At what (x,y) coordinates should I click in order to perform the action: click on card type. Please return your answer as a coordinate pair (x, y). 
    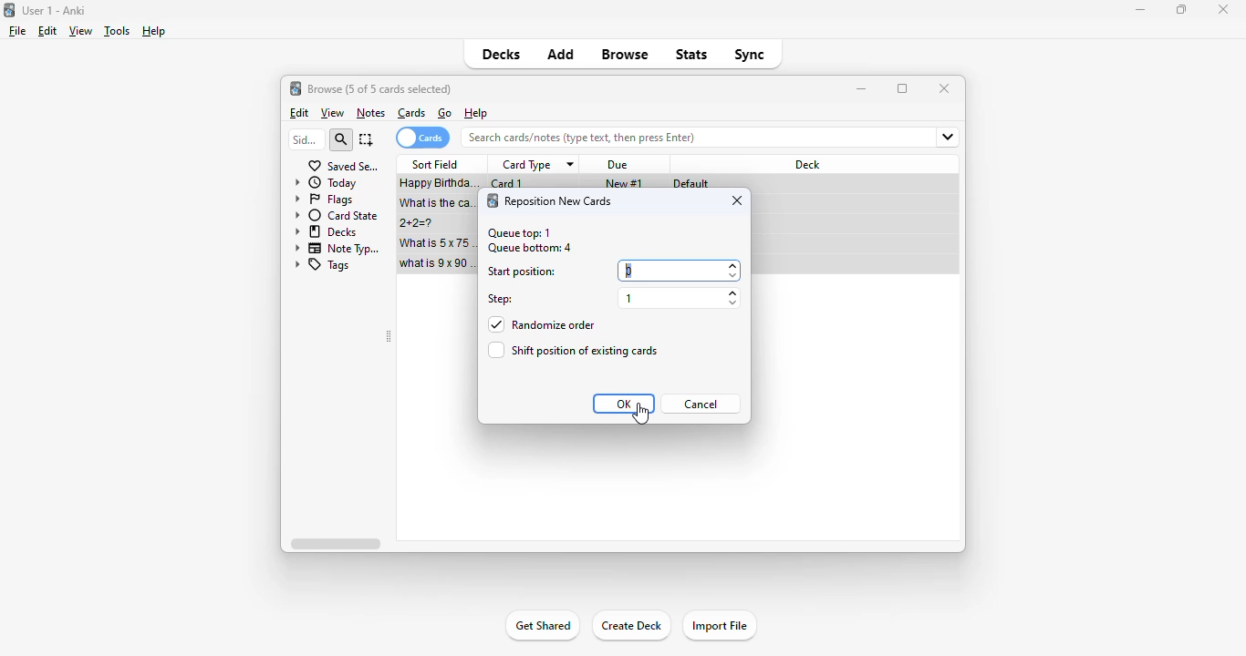
    Looking at the image, I should click on (536, 165).